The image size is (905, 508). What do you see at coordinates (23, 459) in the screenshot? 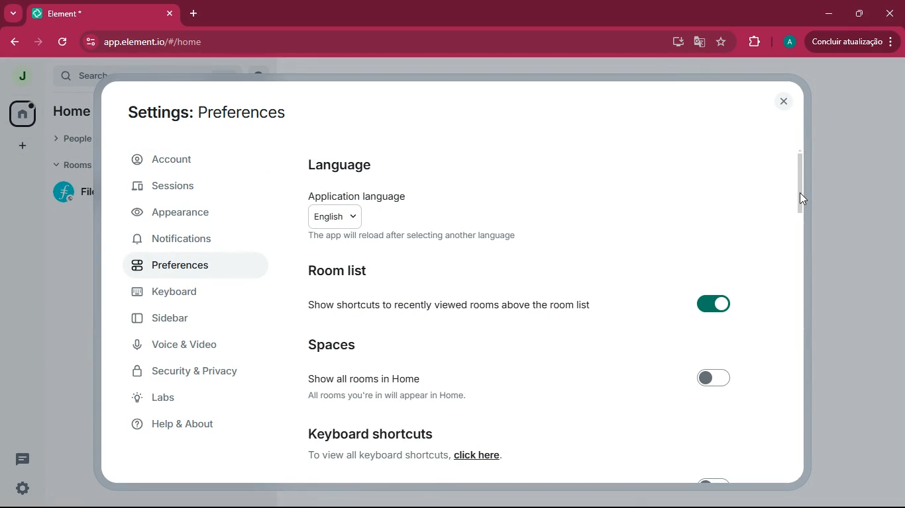
I see `threads` at bounding box center [23, 459].